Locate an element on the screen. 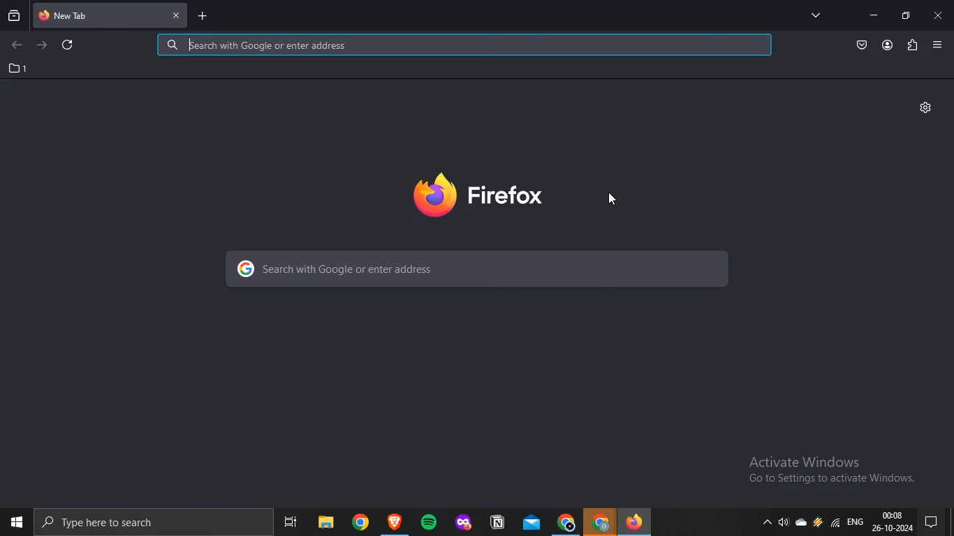 The image size is (954, 536). dropdown is located at coordinates (763, 523).